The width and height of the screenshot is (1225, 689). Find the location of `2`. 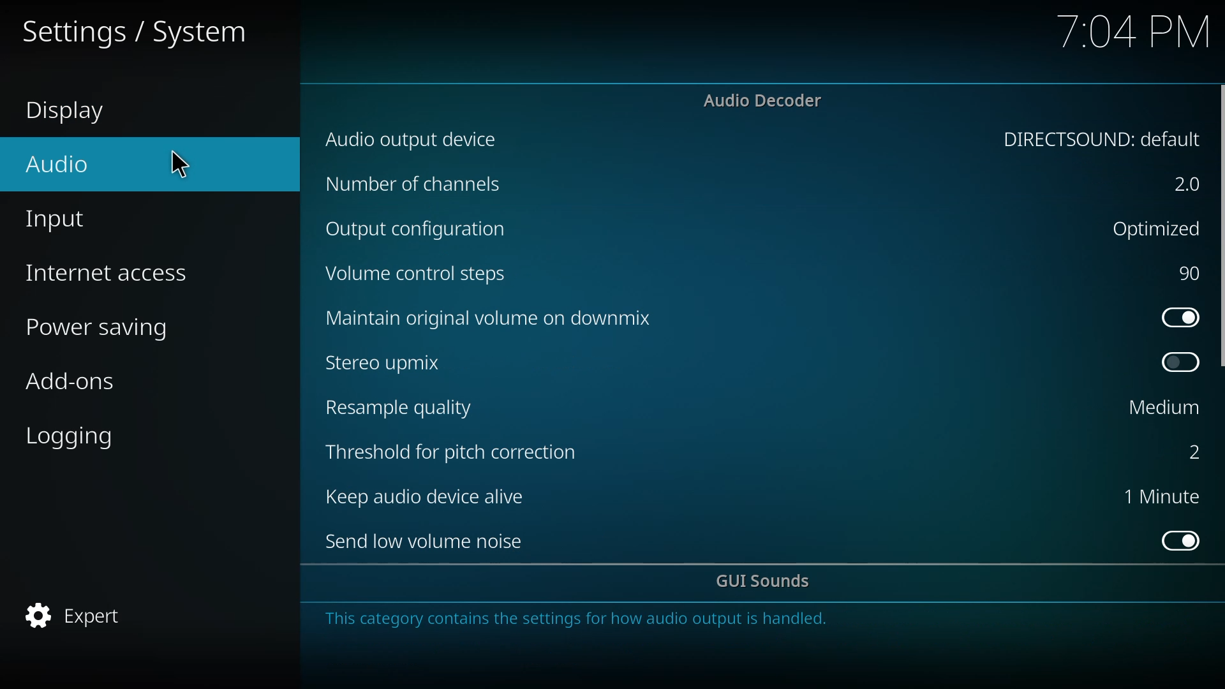

2 is located at coordinates (1185, 452).